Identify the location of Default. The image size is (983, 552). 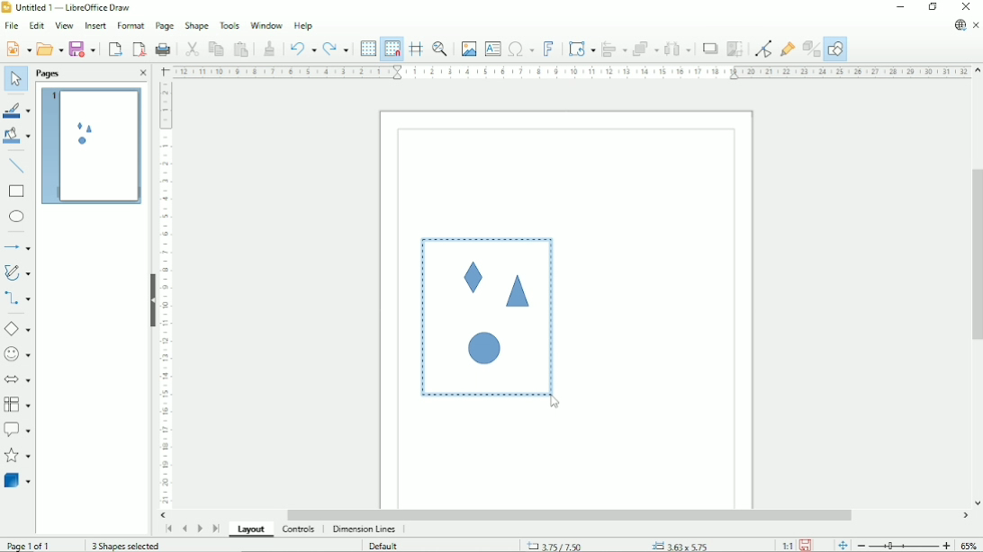
(383, 546).